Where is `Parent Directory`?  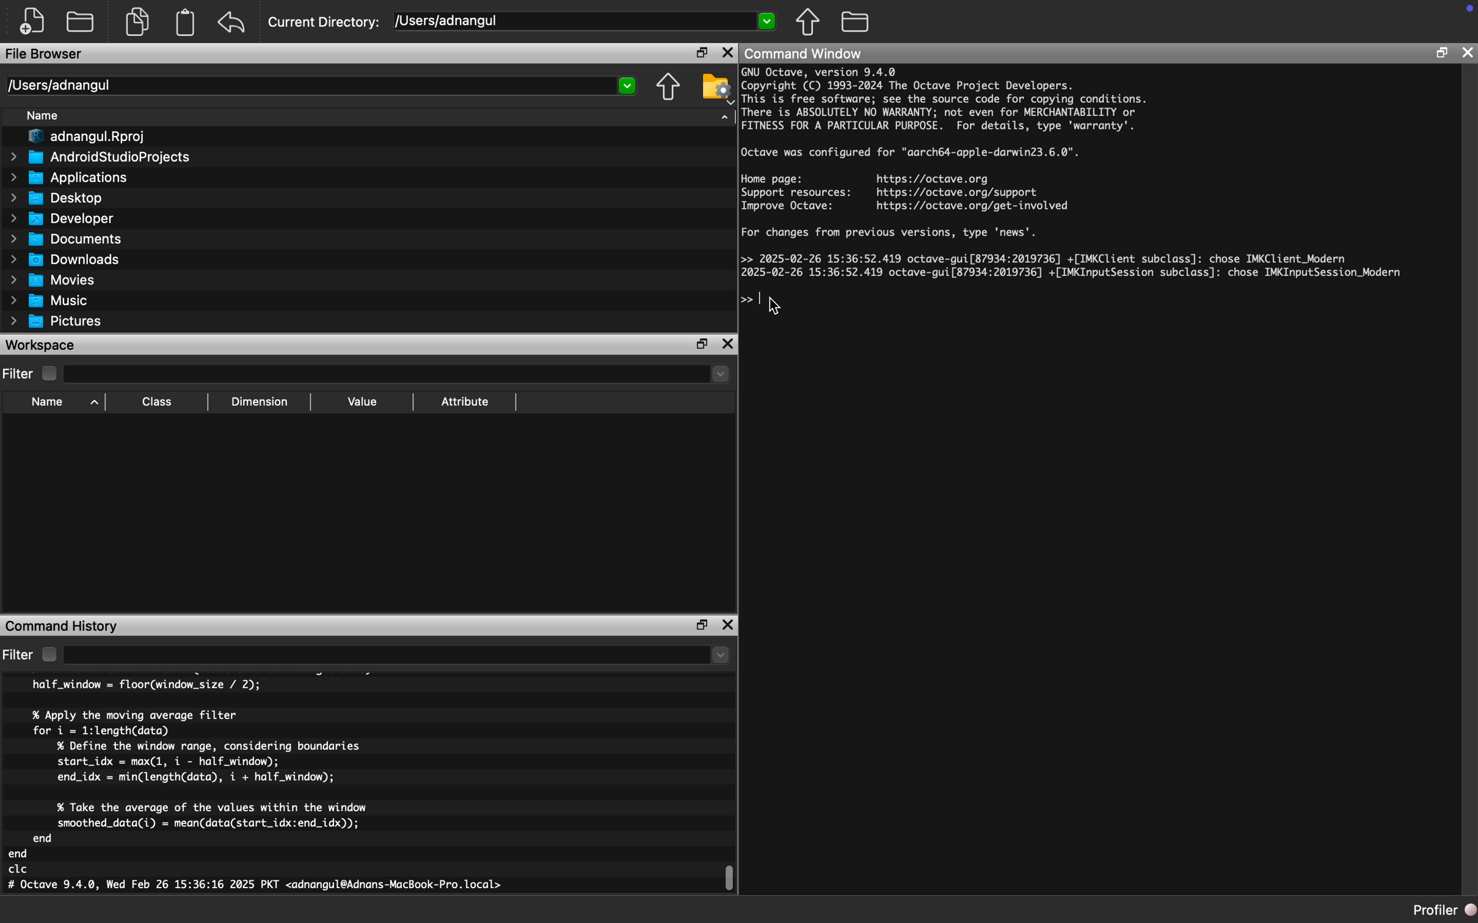 Parent Directory is located at coordinates (669, 89).